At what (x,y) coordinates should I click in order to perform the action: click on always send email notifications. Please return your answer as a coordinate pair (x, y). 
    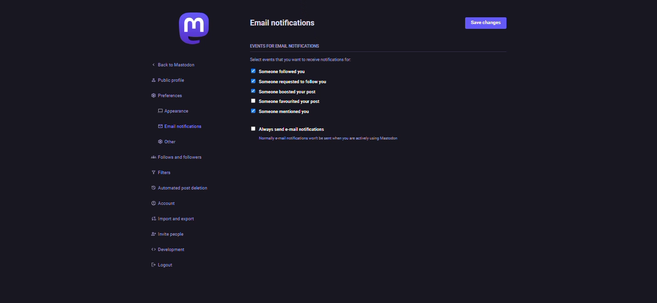
    Looking at the image, I should click on (297, 129).